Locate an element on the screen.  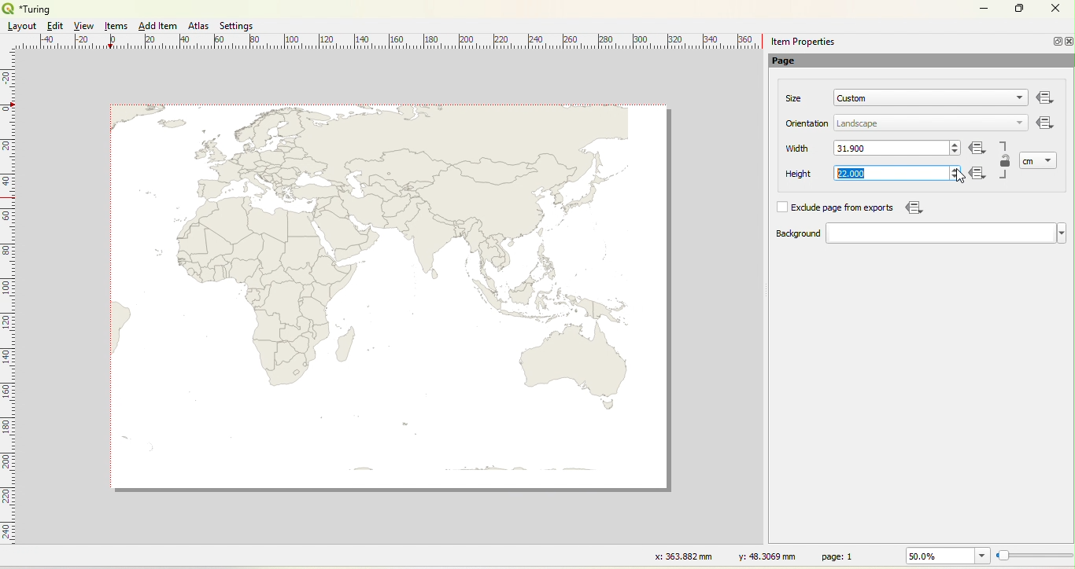
Orientation is located at coordinates (808, 123).